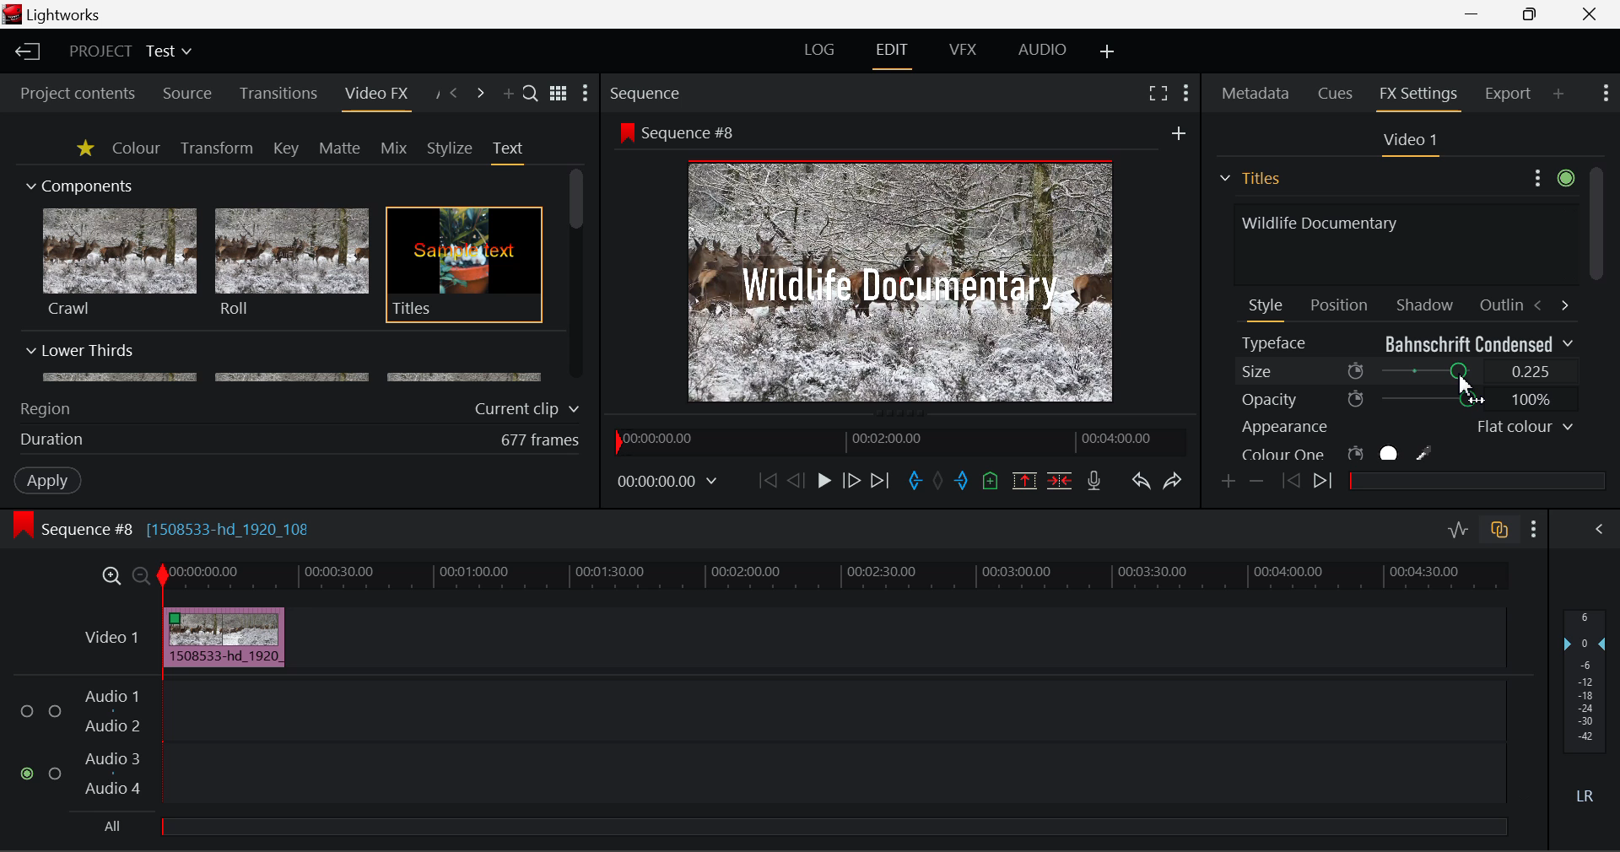 The height and width of the screenshot is (852, 1620). I want to click on Scroll Bar, so click(1596, 315).